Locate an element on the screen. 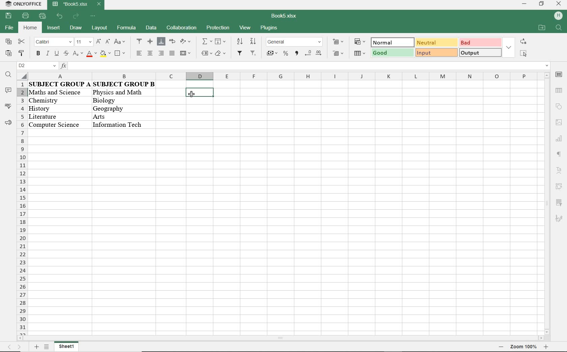 Image resolution: width=567 pixels, height=352 pixels. copy is located at coordinates (8, 41).